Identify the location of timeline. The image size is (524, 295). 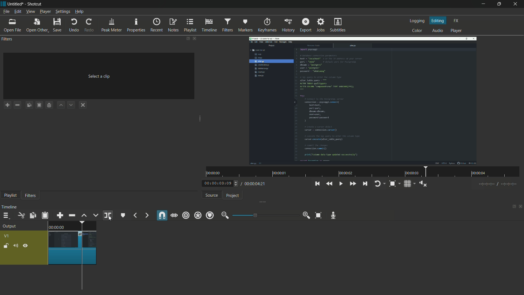
(209, 25).